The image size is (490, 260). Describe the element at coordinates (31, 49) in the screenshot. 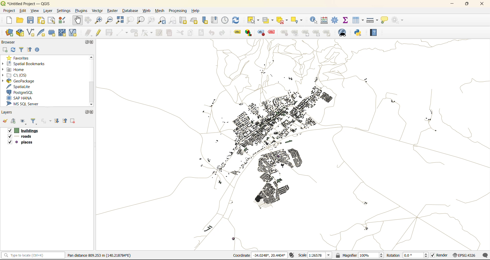

I see `collapse all` at that location.